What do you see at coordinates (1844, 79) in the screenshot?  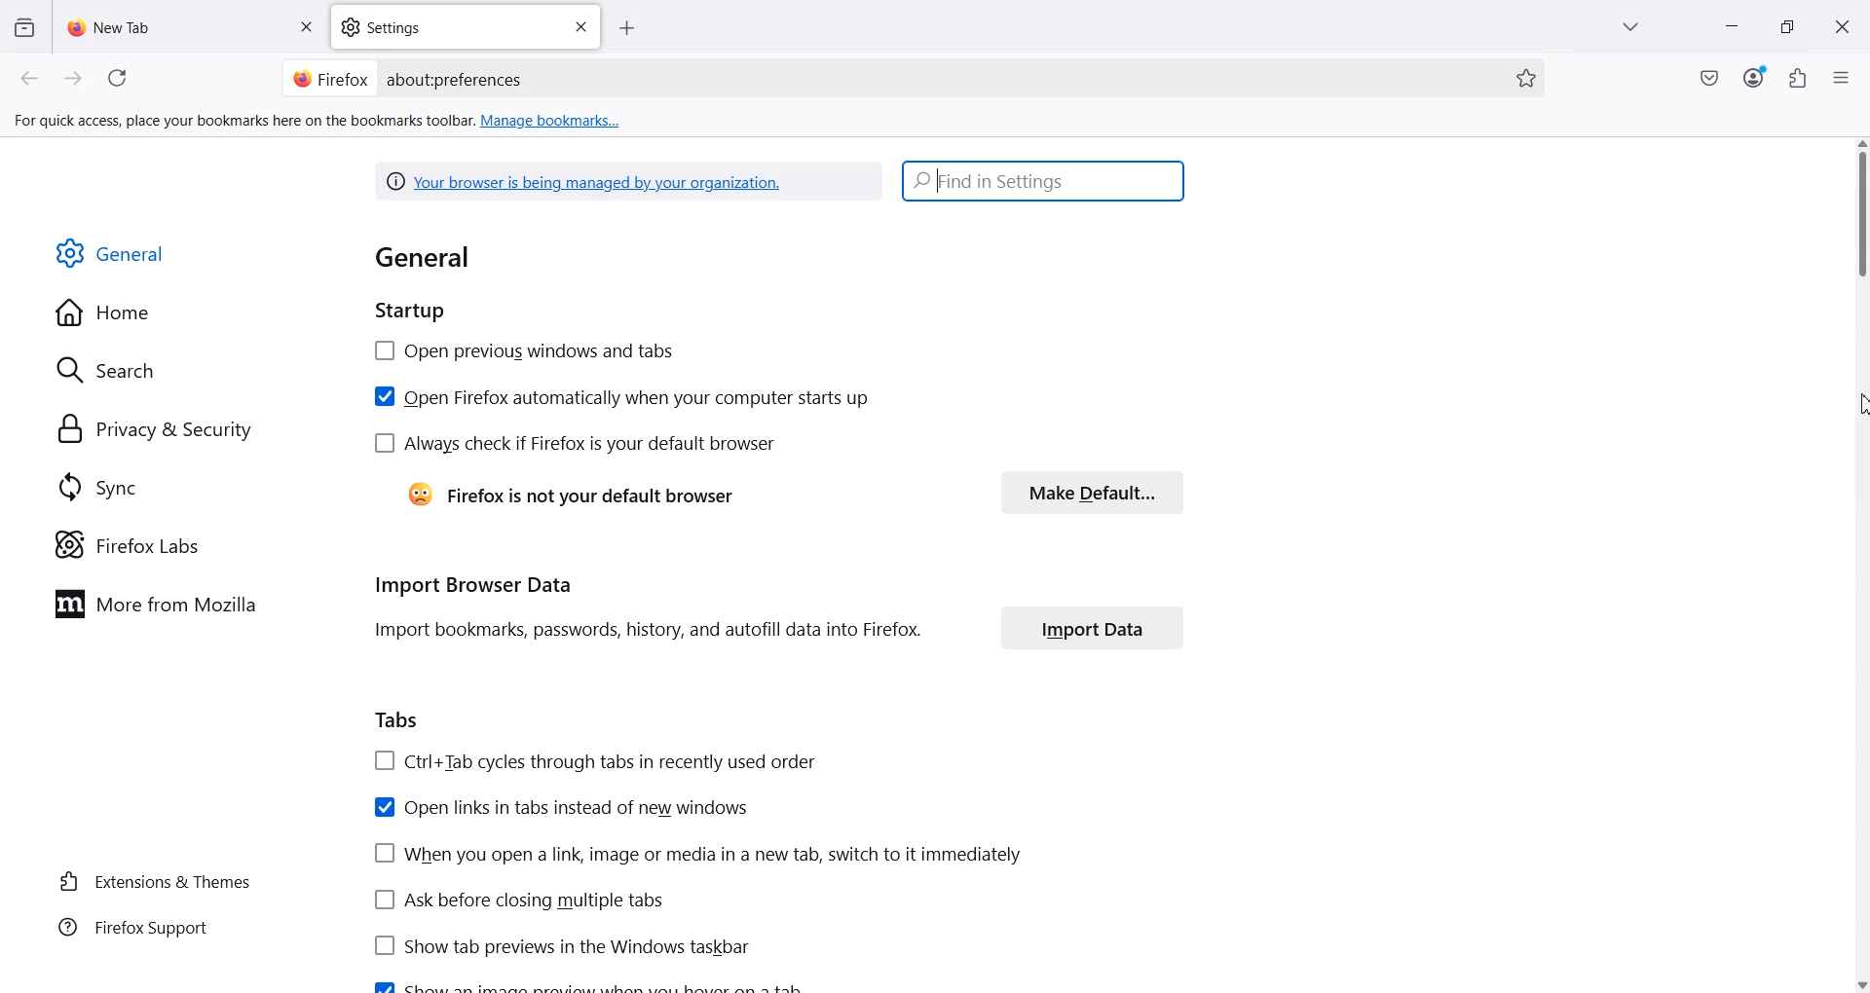 I see `Hamburger menu` at bounding box center [1844, 79].